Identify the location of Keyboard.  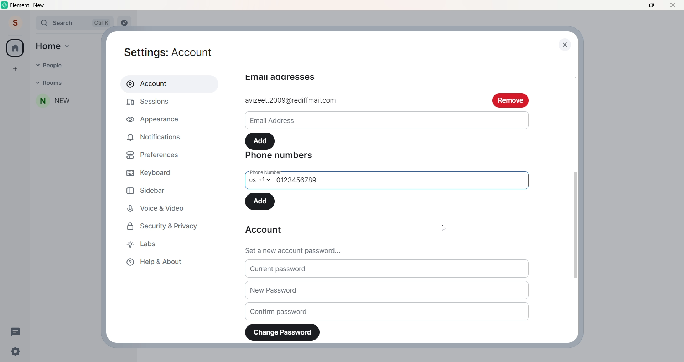
(154, 172).